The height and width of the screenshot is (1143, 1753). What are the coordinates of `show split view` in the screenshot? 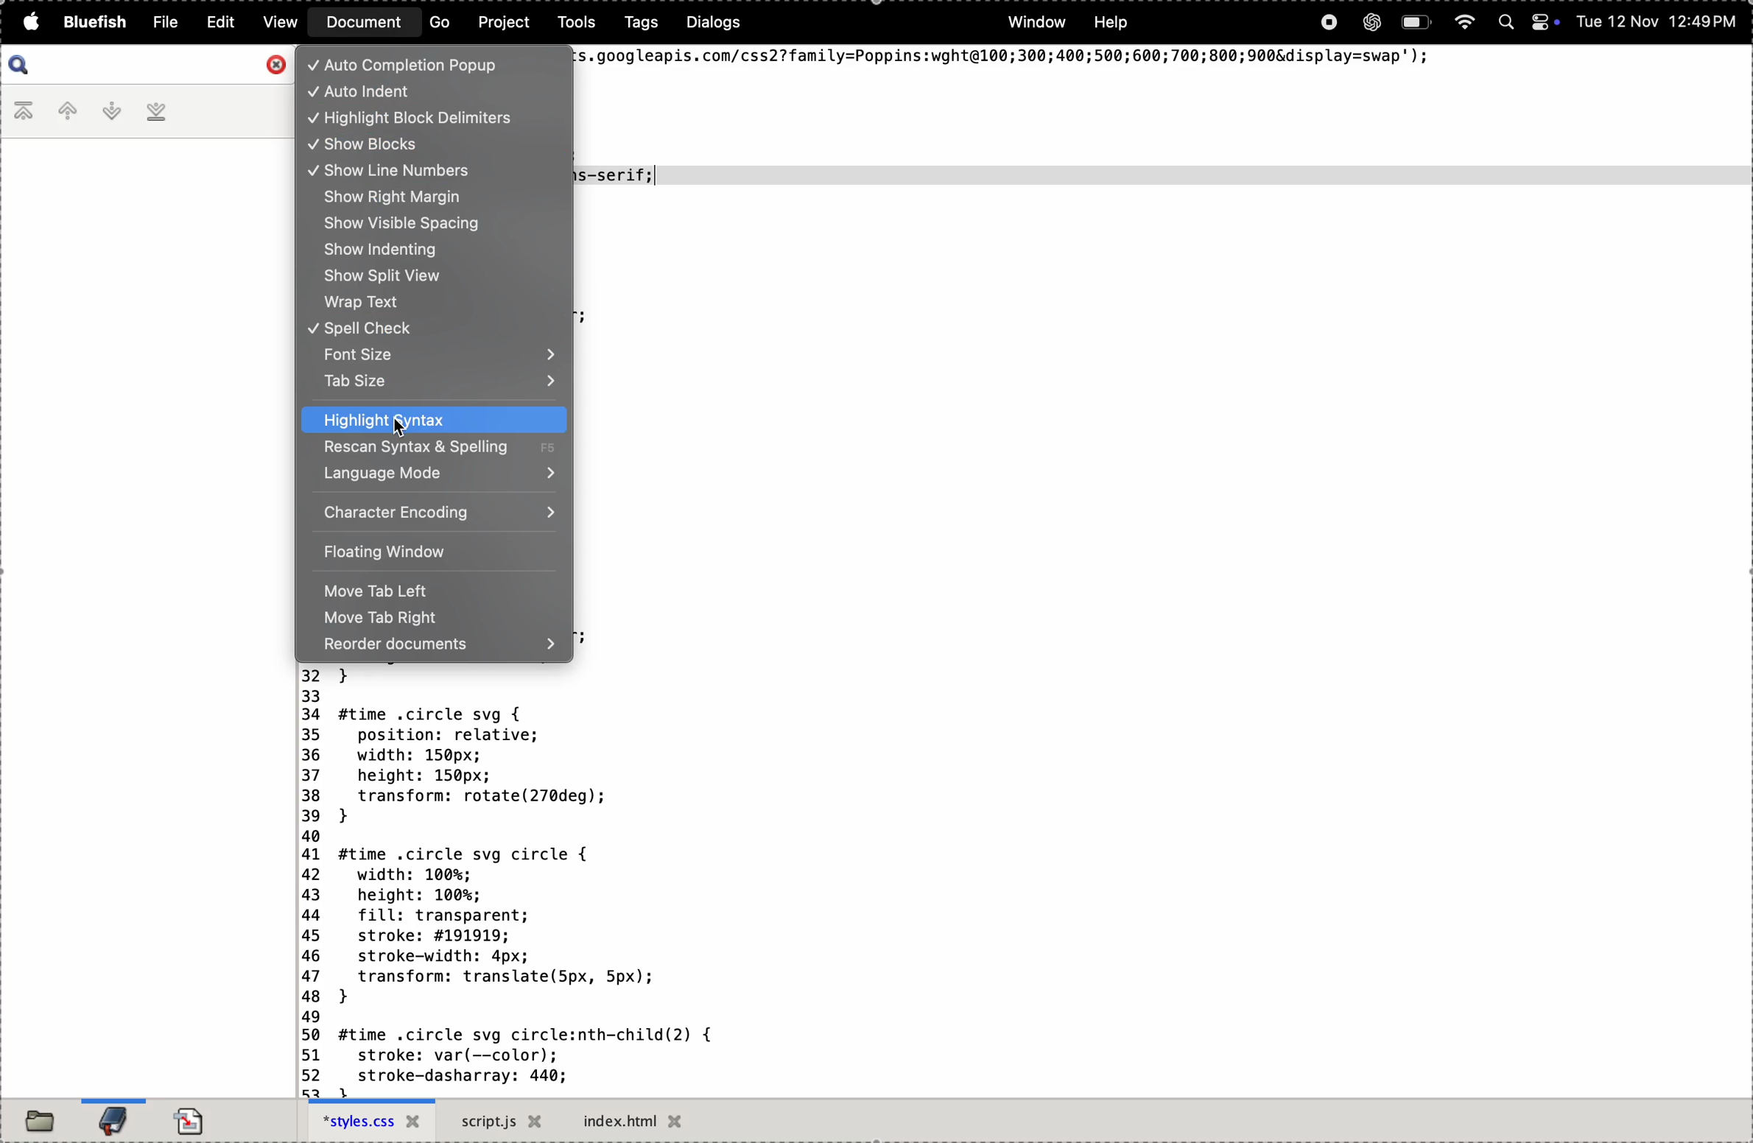 It's located at (430, 276).